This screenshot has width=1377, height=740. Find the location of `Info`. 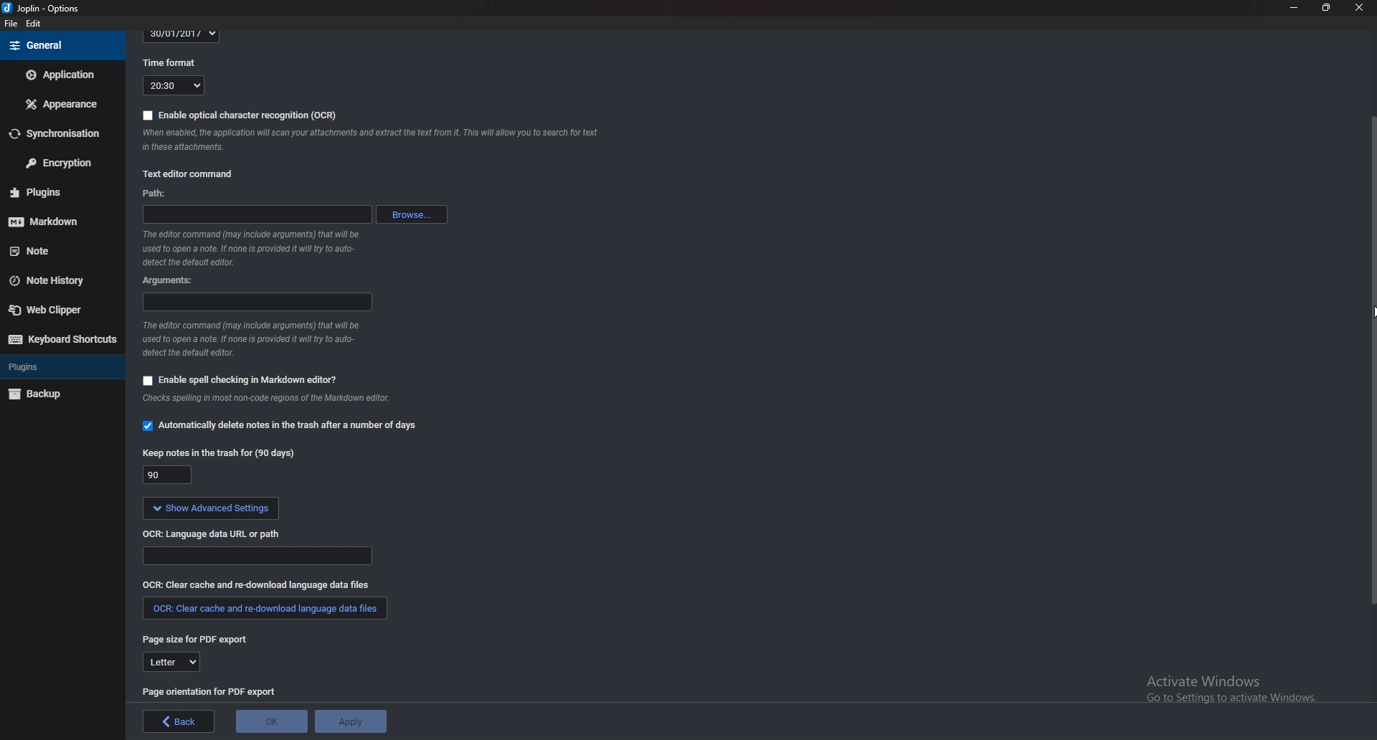

Info is located at coordinates (377, 141).